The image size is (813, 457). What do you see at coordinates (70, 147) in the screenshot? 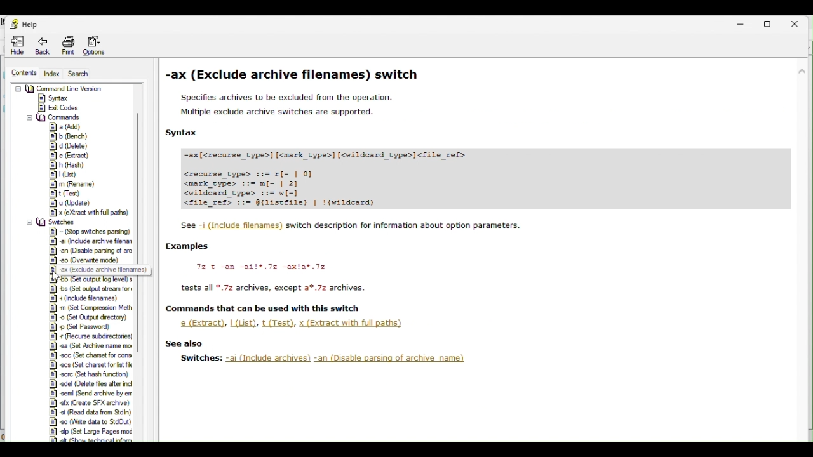
I see `&] d (Delete)` at bounding box center [70, 147].